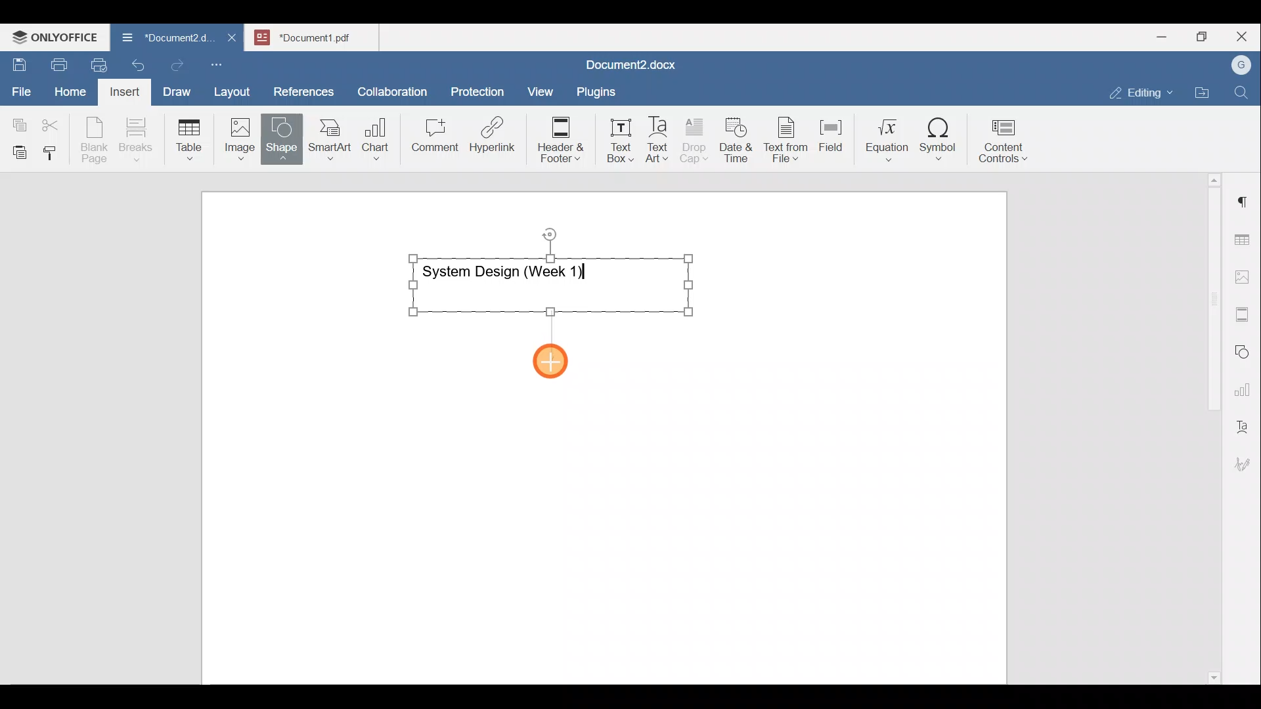 The height and width of the screenshot is (709, 1261). What do you see at coordinates (1245, 311) in the screenshot?
I see `Headers & footers` at bounding box center [1245, 311].